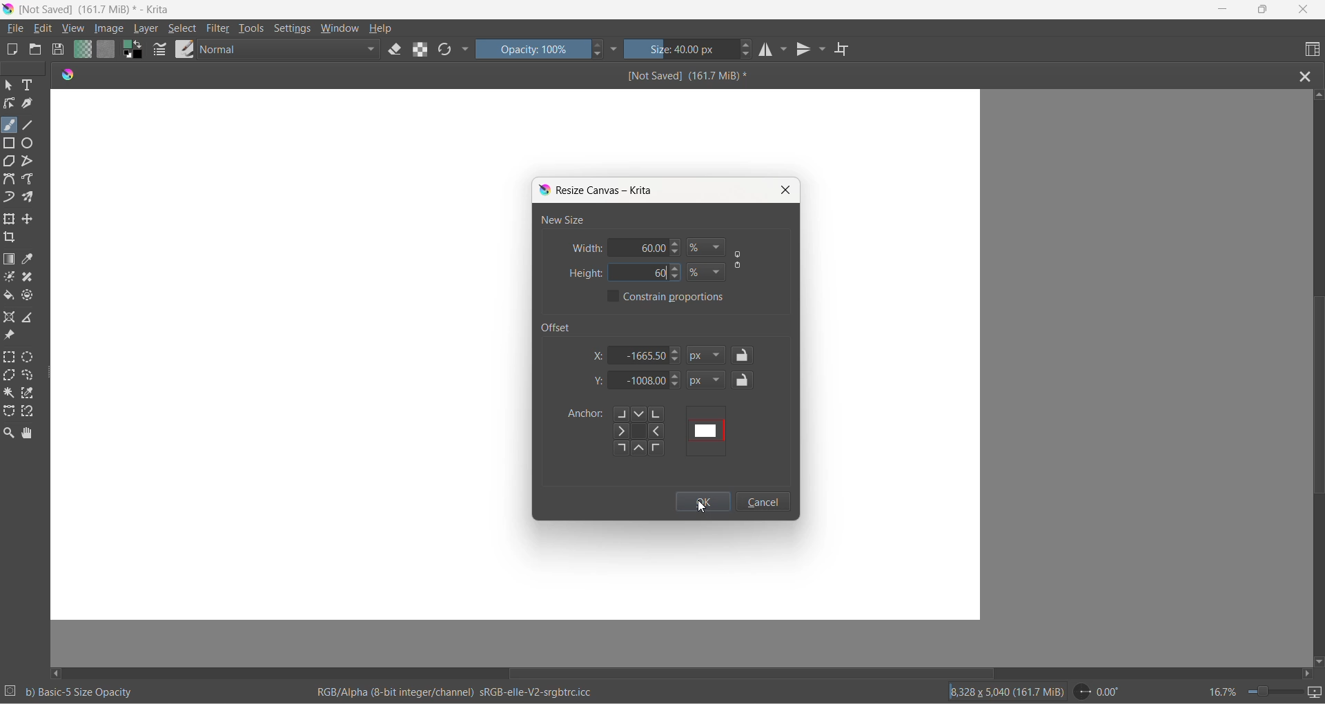 Image resolution: width=1325 pixels, height=704 pixels. Describe the element at coordinates (9, 86) in the screenshot. I see `select shape tool` at that location.